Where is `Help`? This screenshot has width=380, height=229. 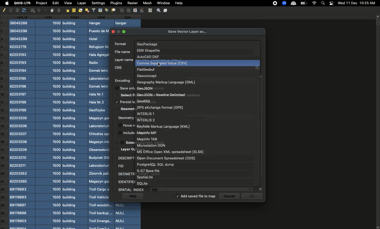
Help is located at coordinates (179, 3).